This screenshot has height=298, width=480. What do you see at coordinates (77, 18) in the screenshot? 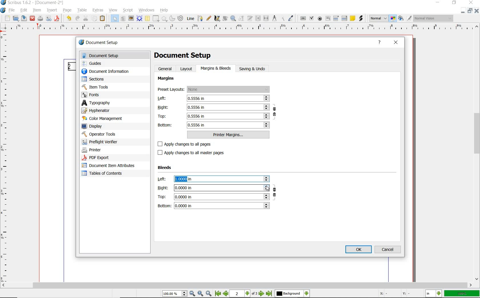
I see `redo` at bounding box center [77, 18].